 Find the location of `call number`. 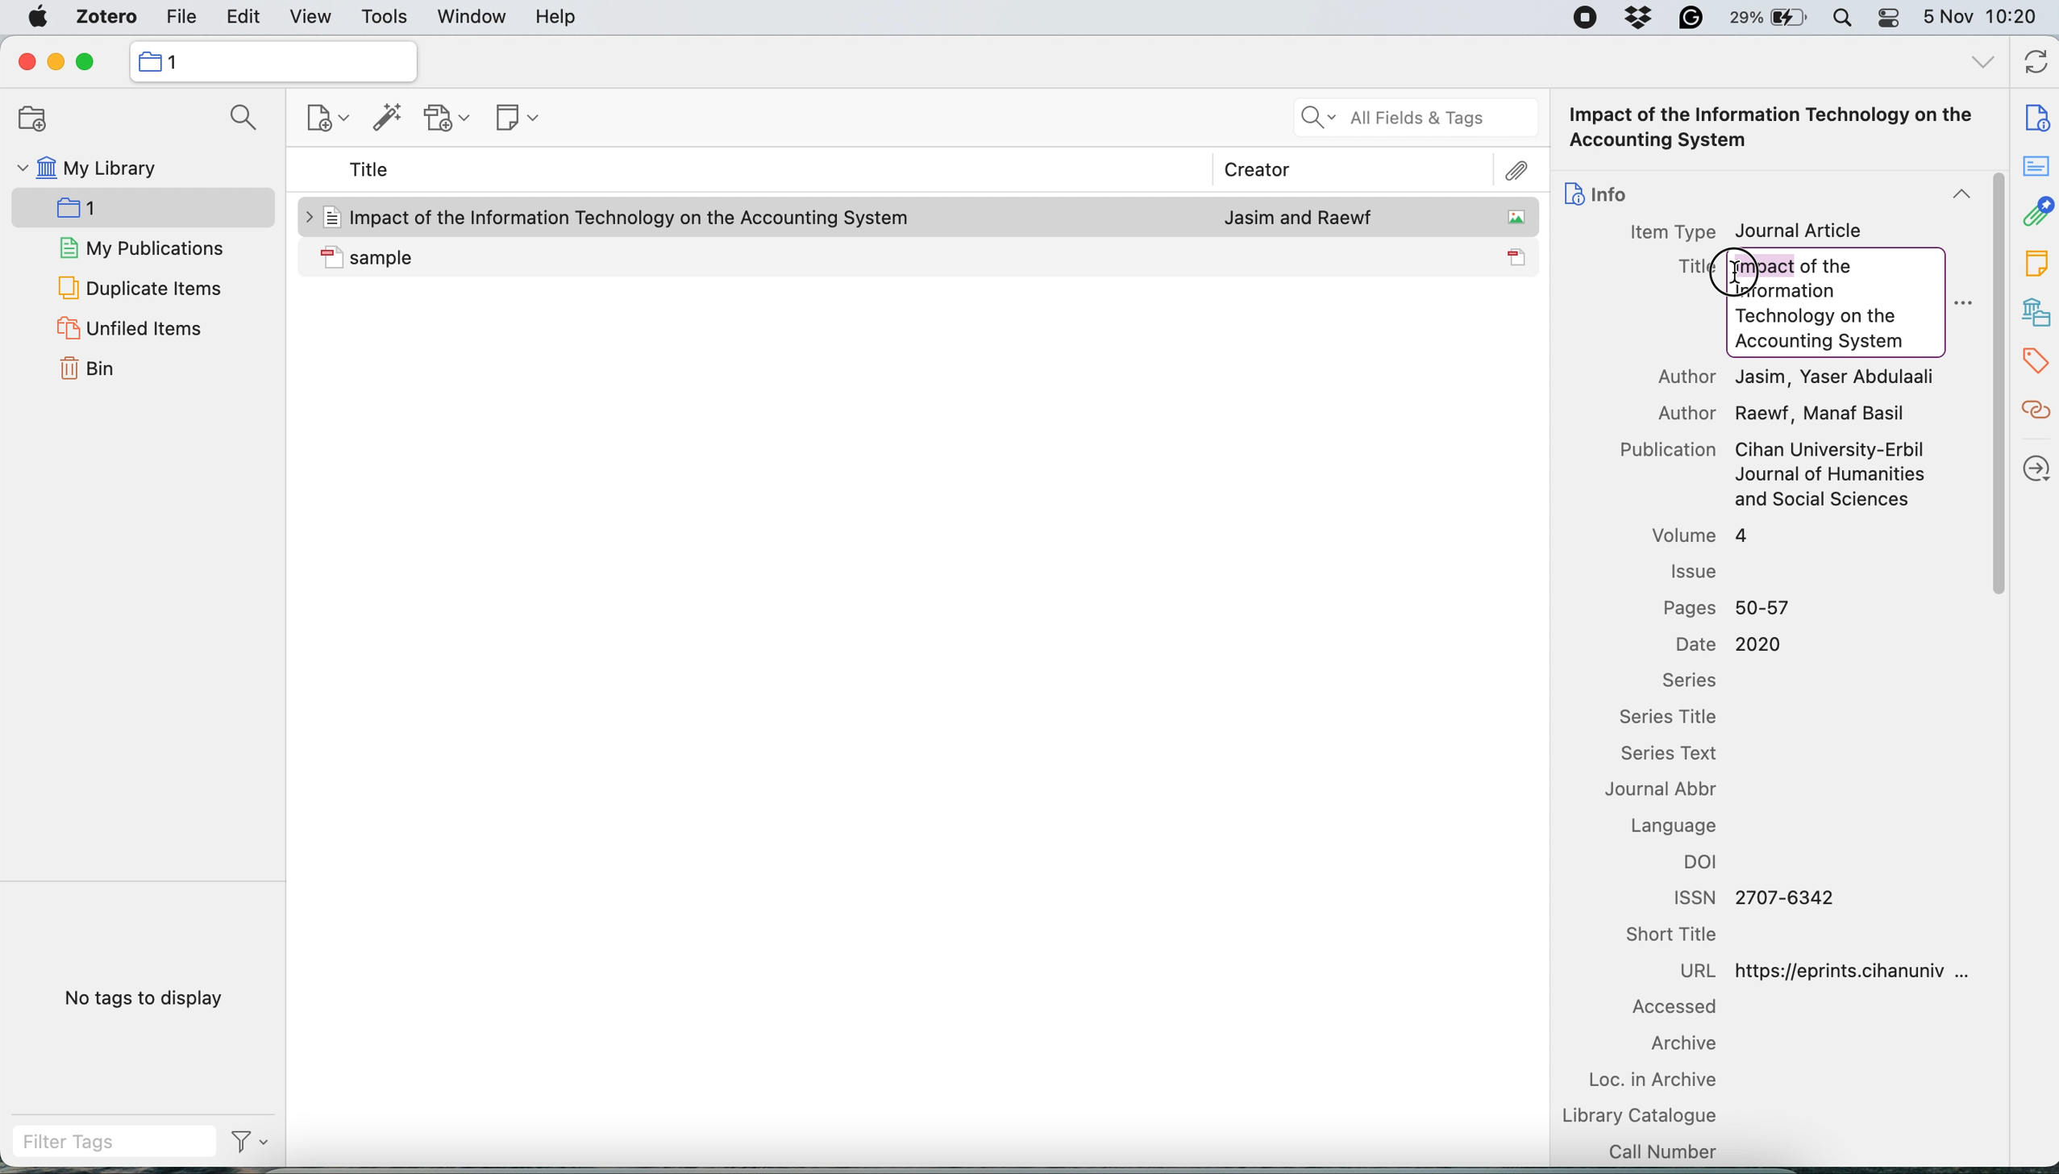

call number is located at coordinates (1667, 1151).